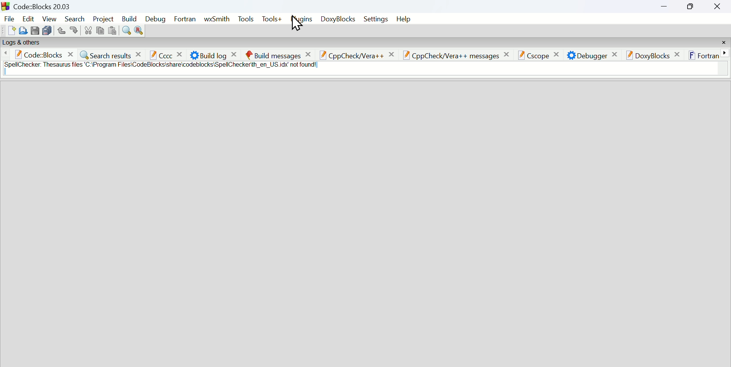 The width and height of the screenshot is (731, 367). Describe the element at coordinates (215, 54) in the screenshot. I see `Build log` at that location.